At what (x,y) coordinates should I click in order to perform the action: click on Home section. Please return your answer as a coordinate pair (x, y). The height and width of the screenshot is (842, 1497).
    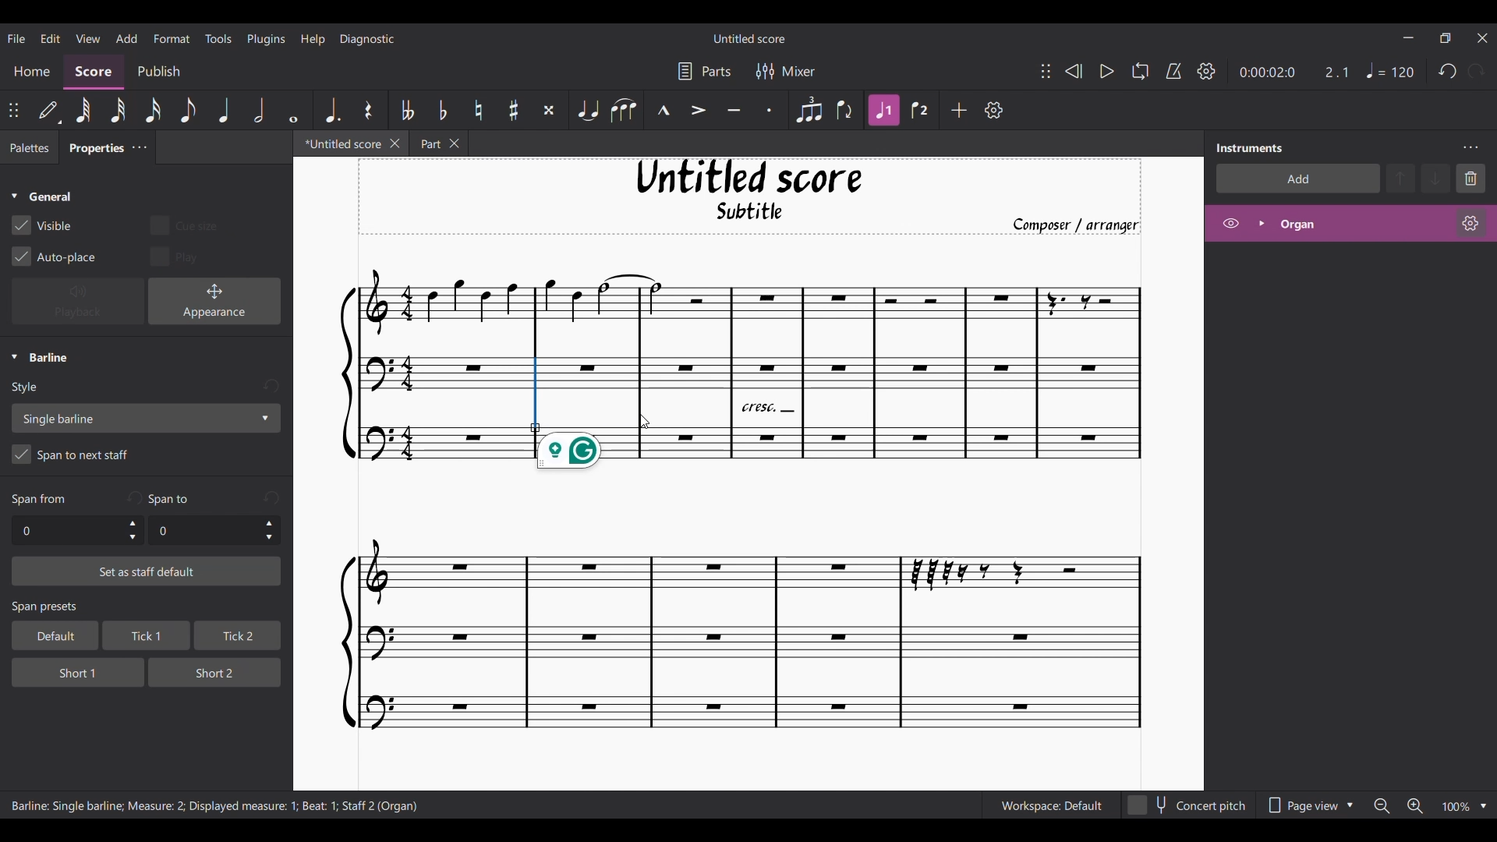
    Looking at the image, I should click on (33, 71).